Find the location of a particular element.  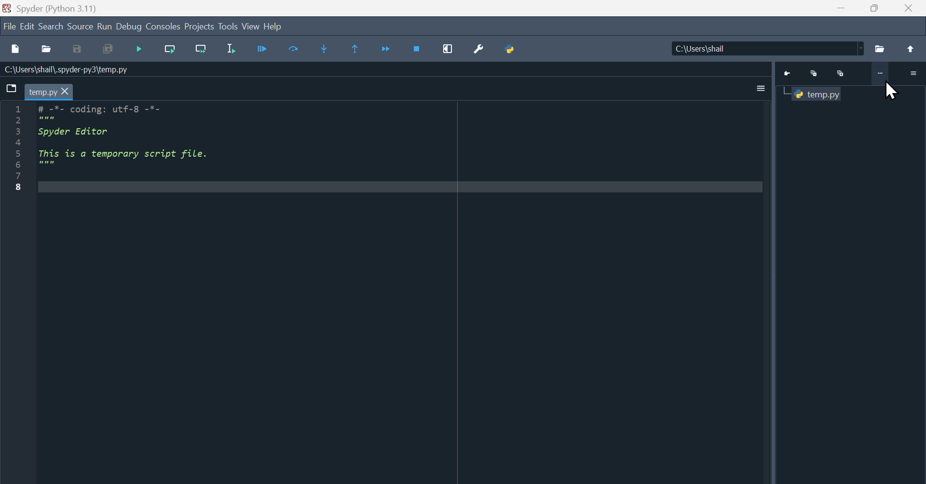

search is located at coordinates (52, 27).